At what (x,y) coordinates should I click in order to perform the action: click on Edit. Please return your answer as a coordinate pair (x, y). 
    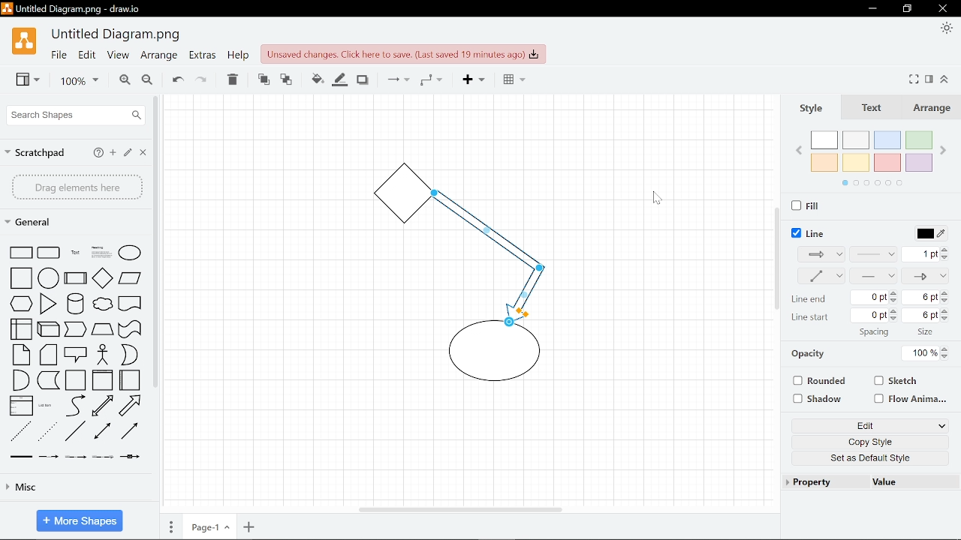
    Looking at the image, I should click on (87, 57).